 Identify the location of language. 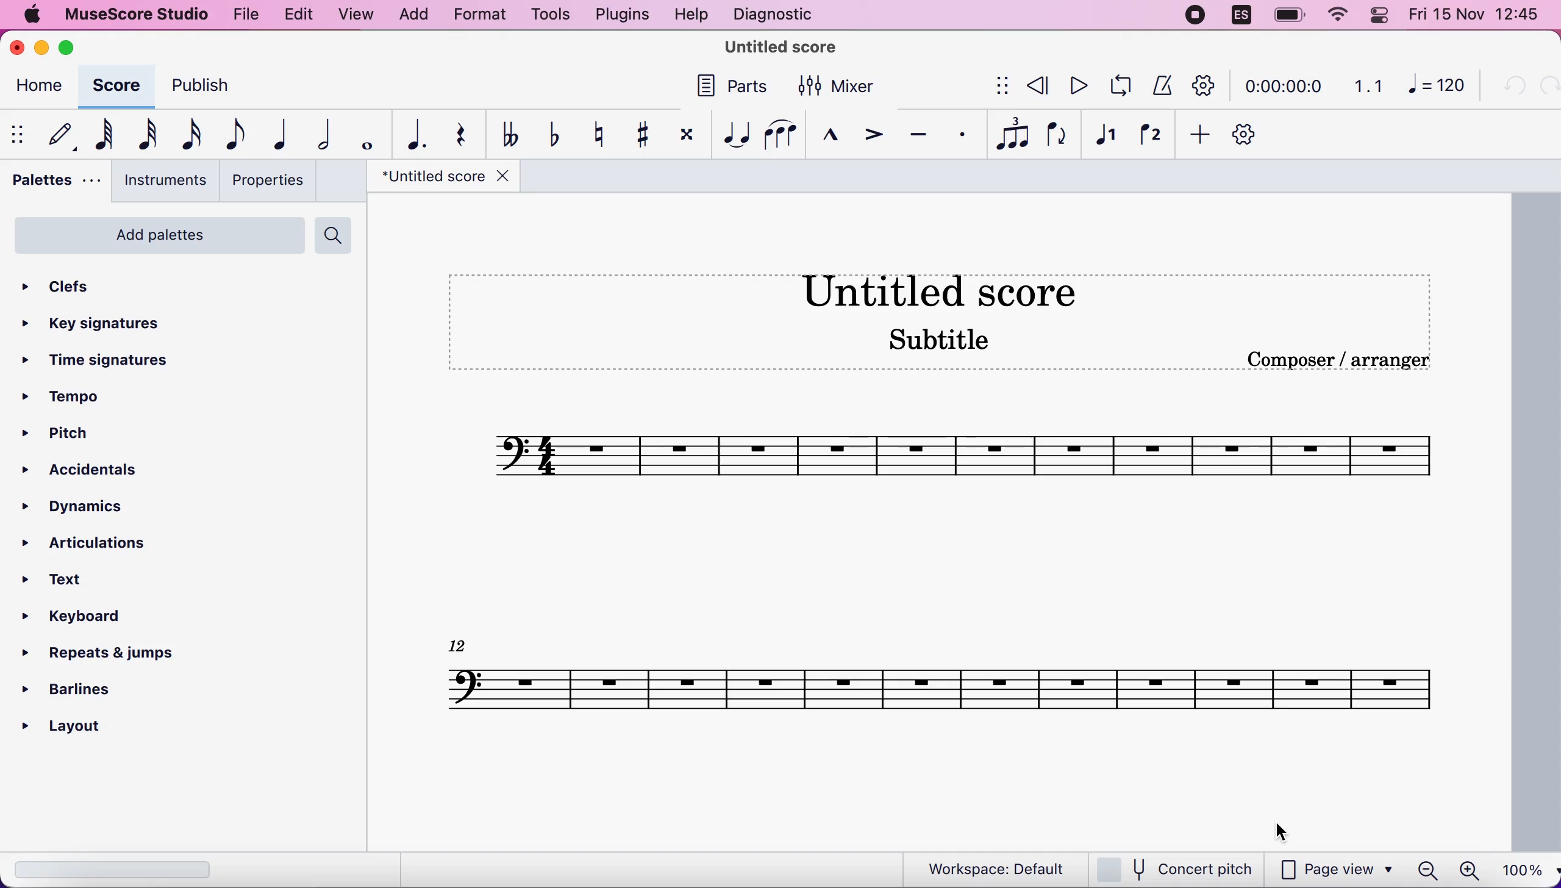
(1241, 15).